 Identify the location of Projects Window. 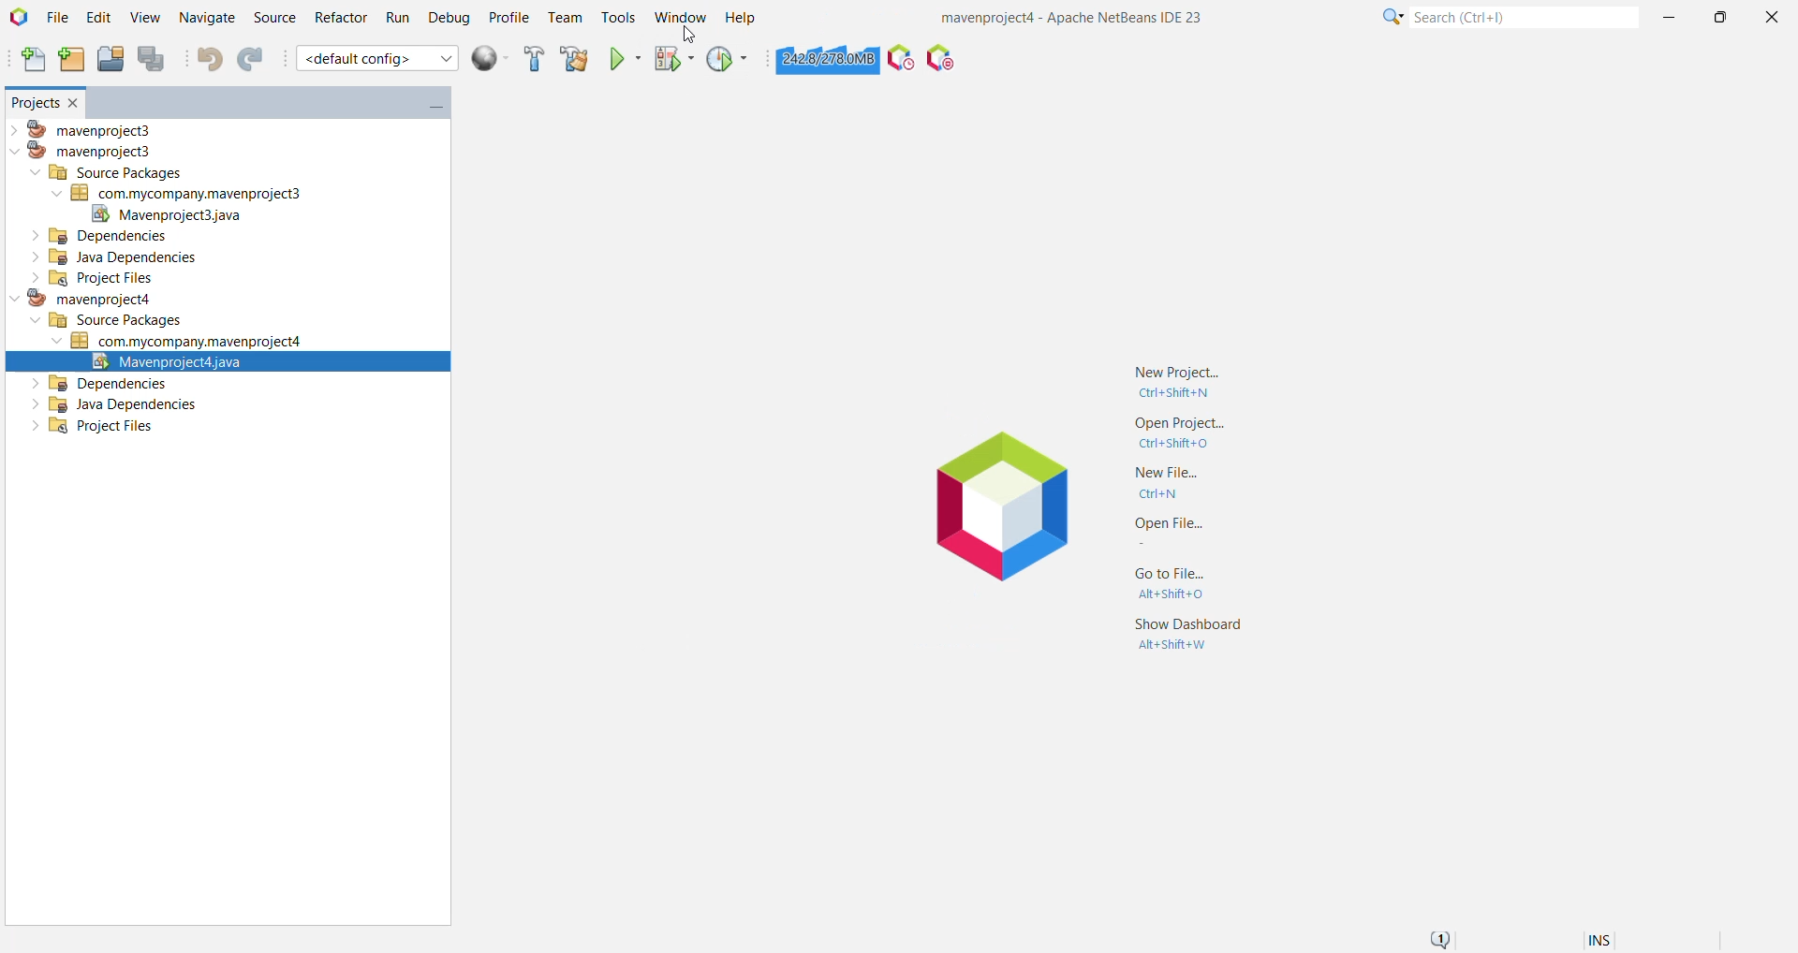
(30, 101).